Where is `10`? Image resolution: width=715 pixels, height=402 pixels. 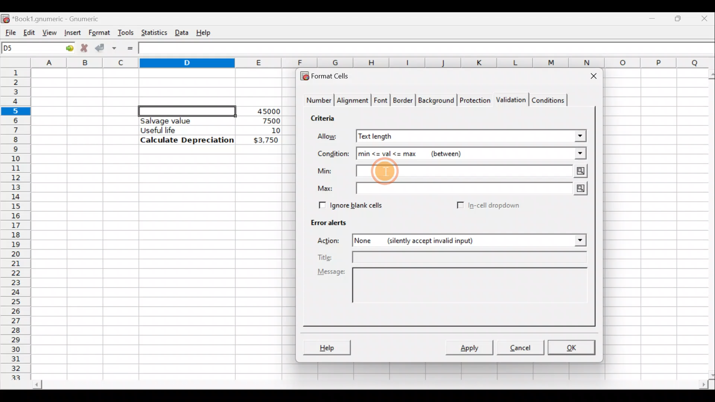 10 is located at coordinates (267, 131).